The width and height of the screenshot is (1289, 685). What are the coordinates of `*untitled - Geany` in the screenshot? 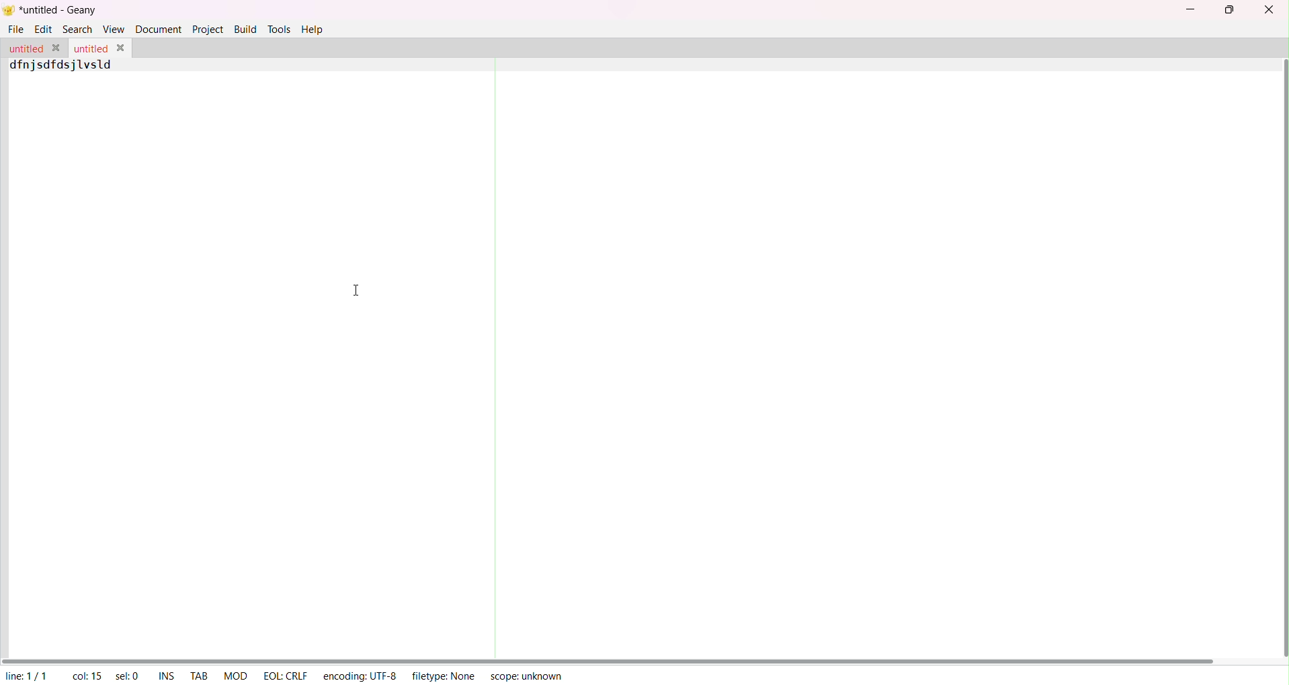 It's located at (59, 10).